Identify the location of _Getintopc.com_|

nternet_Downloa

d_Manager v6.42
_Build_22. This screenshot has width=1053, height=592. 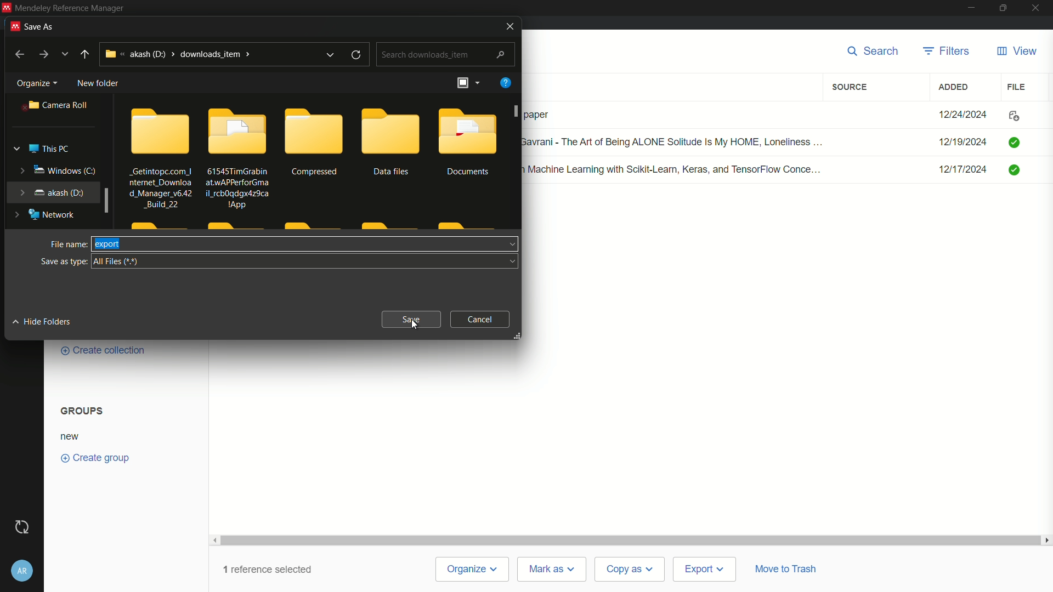
(159, 188).